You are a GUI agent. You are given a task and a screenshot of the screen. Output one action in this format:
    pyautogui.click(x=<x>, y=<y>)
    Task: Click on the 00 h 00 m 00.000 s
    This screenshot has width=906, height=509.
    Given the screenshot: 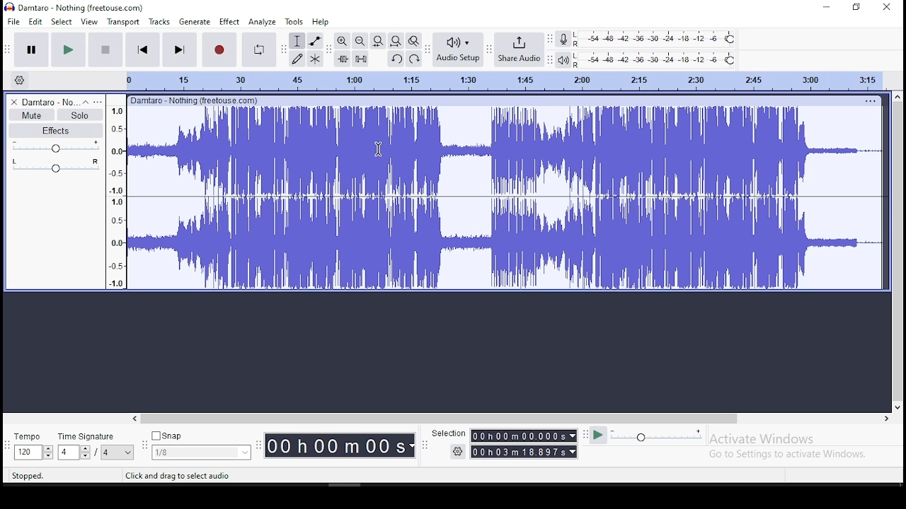 What is the action you would take?
    pyautogui.click(x=524, y=435)
    